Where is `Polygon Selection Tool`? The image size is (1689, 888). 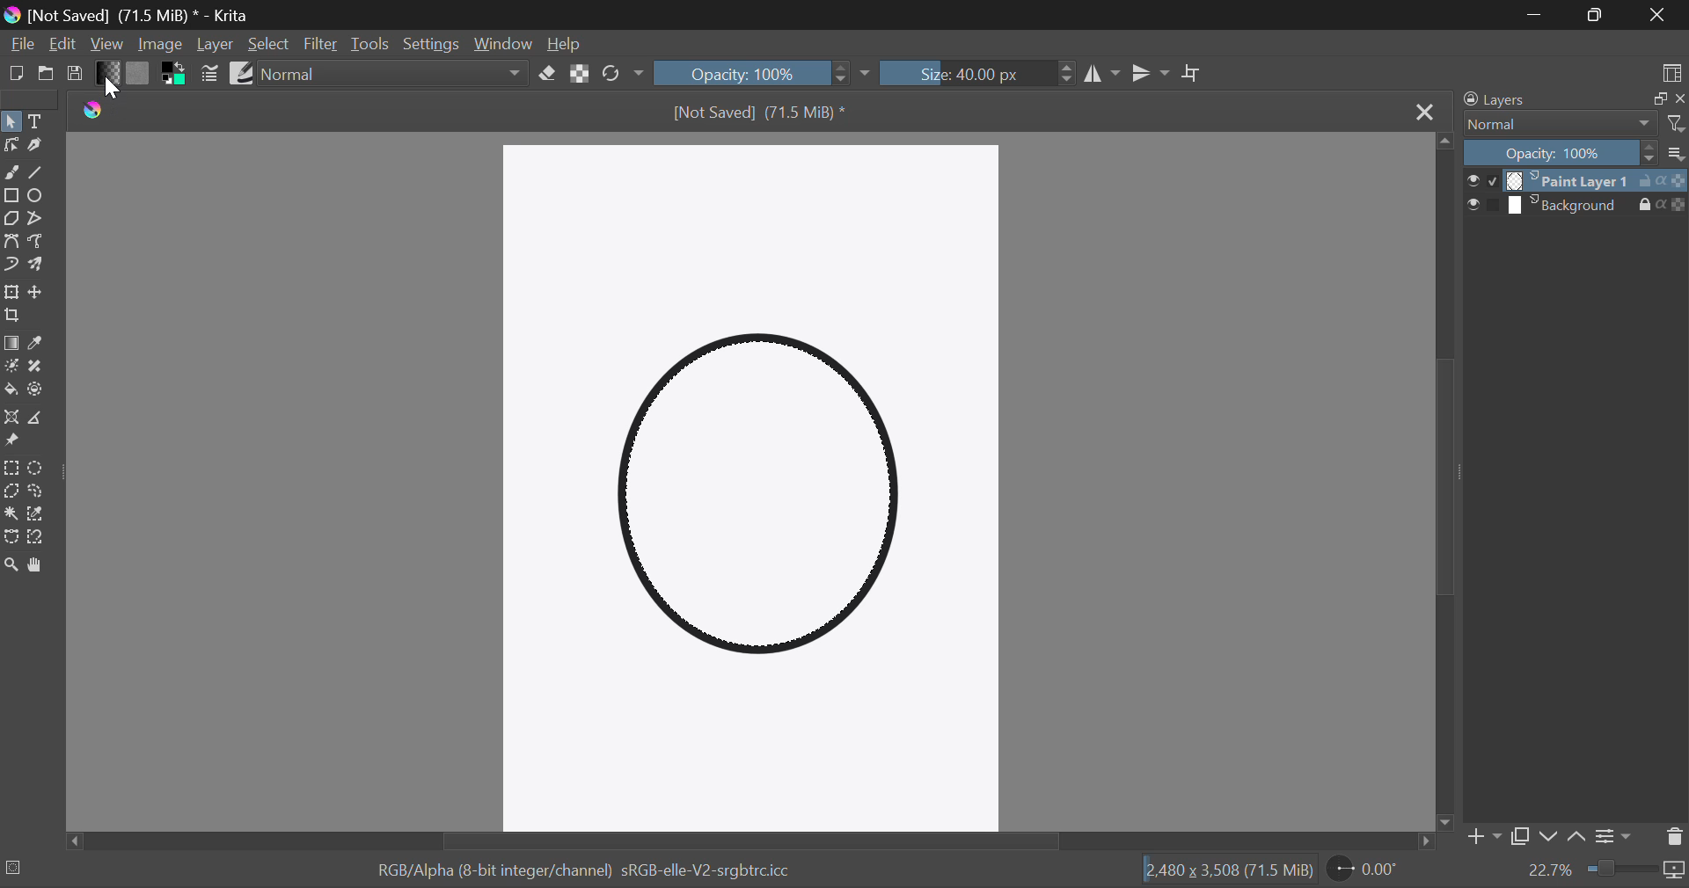 Polygon Selection Tool is located at coordinates (11, 491).